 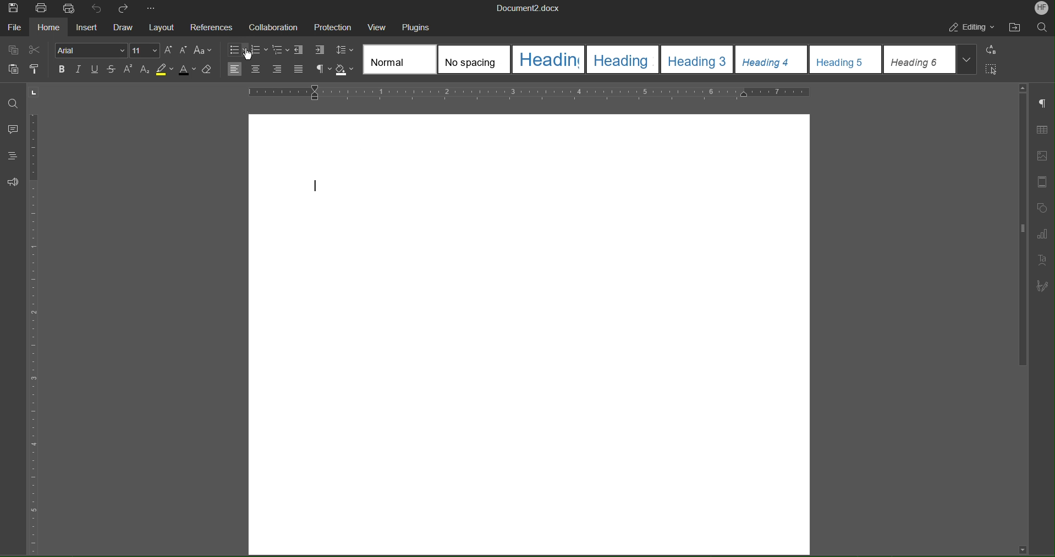 I want to click on Editing, so click(x=972, y=27).